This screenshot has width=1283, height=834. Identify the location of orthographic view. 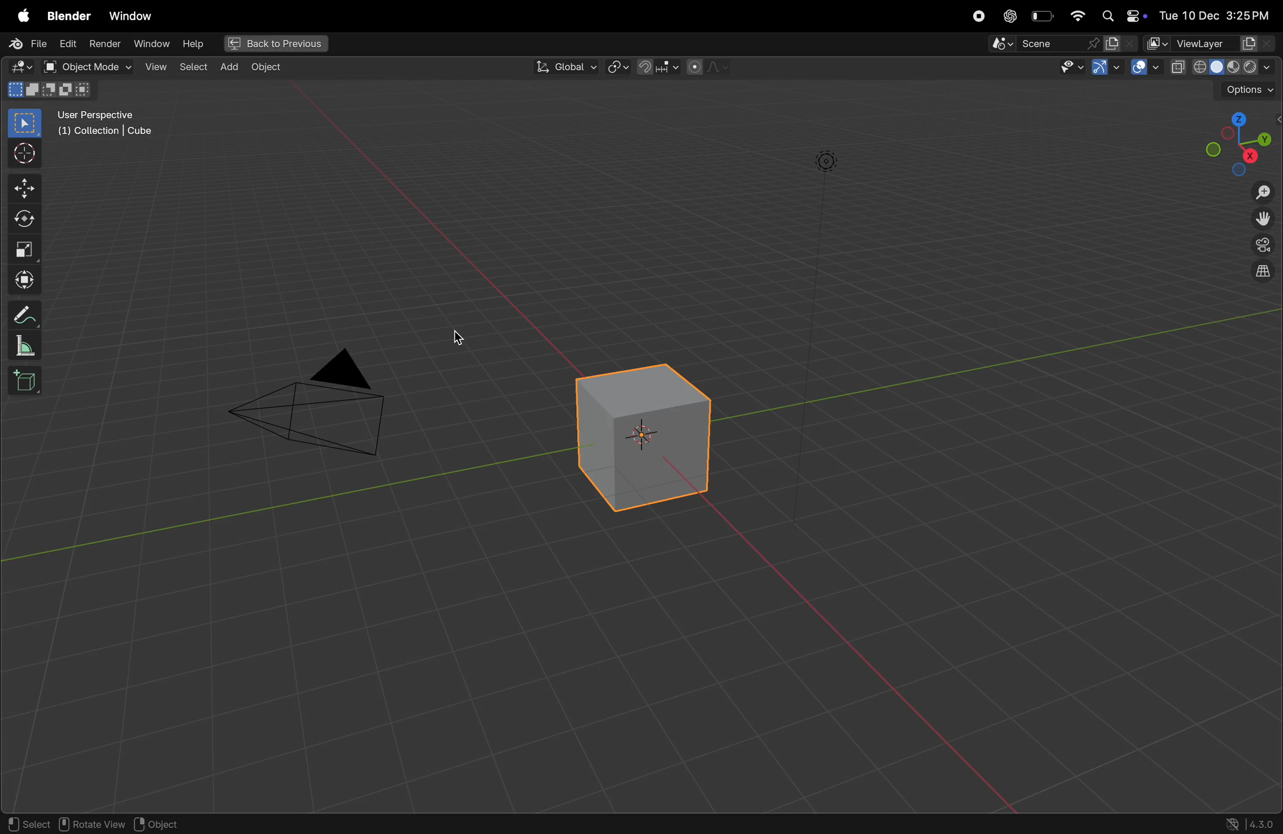
(1260, 274).